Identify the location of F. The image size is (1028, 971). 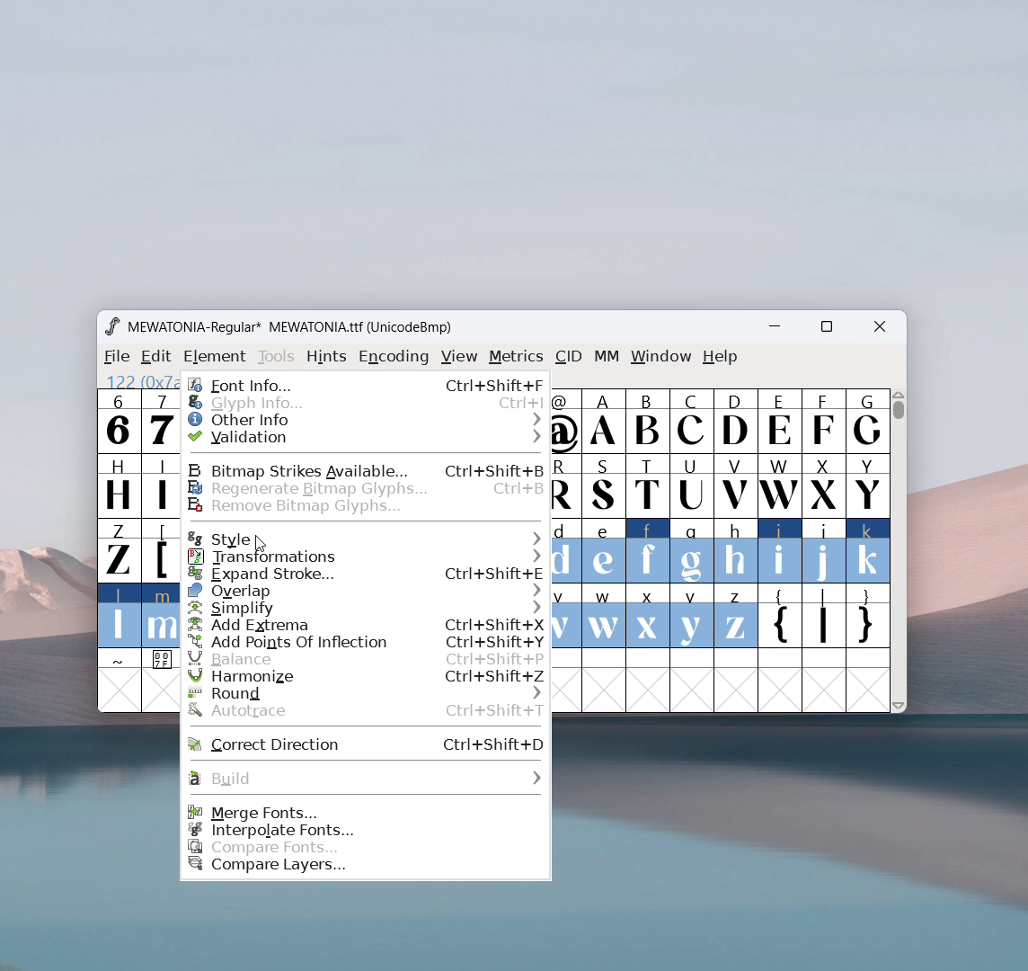
(822, 420).